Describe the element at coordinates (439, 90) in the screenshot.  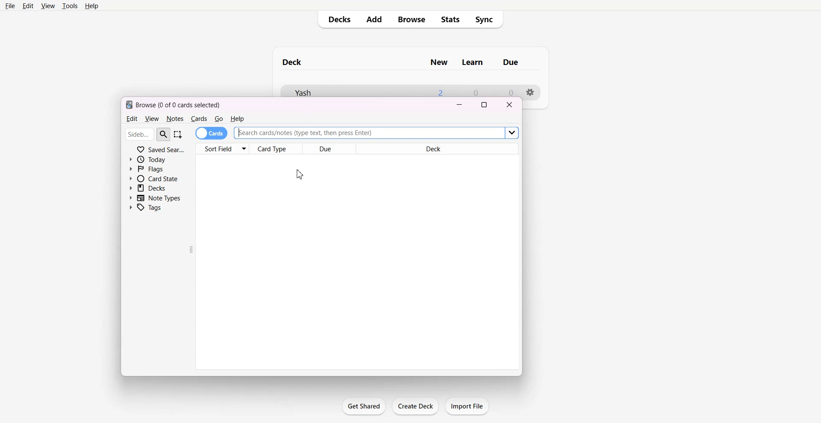
I see `2` at that location.